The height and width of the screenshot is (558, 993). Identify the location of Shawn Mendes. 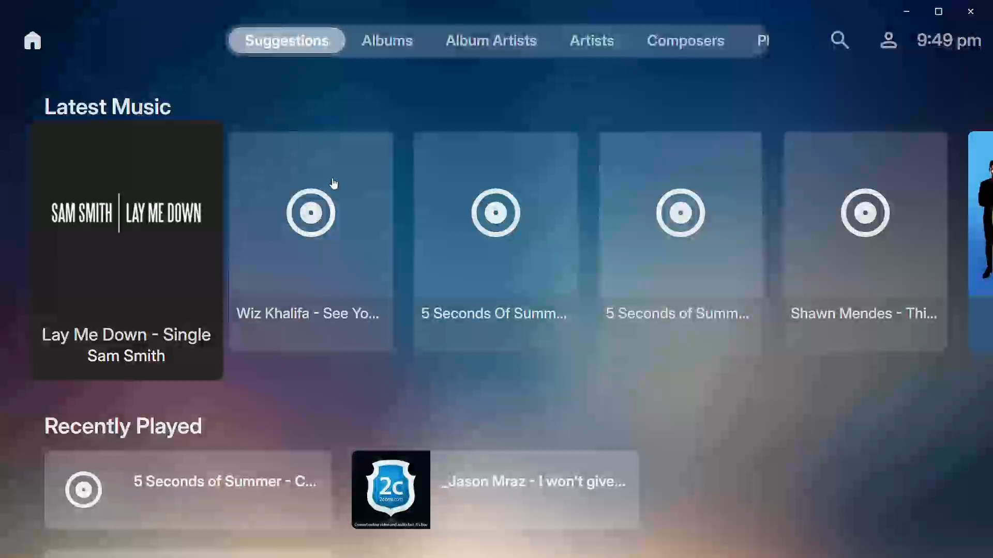
(860, 241).